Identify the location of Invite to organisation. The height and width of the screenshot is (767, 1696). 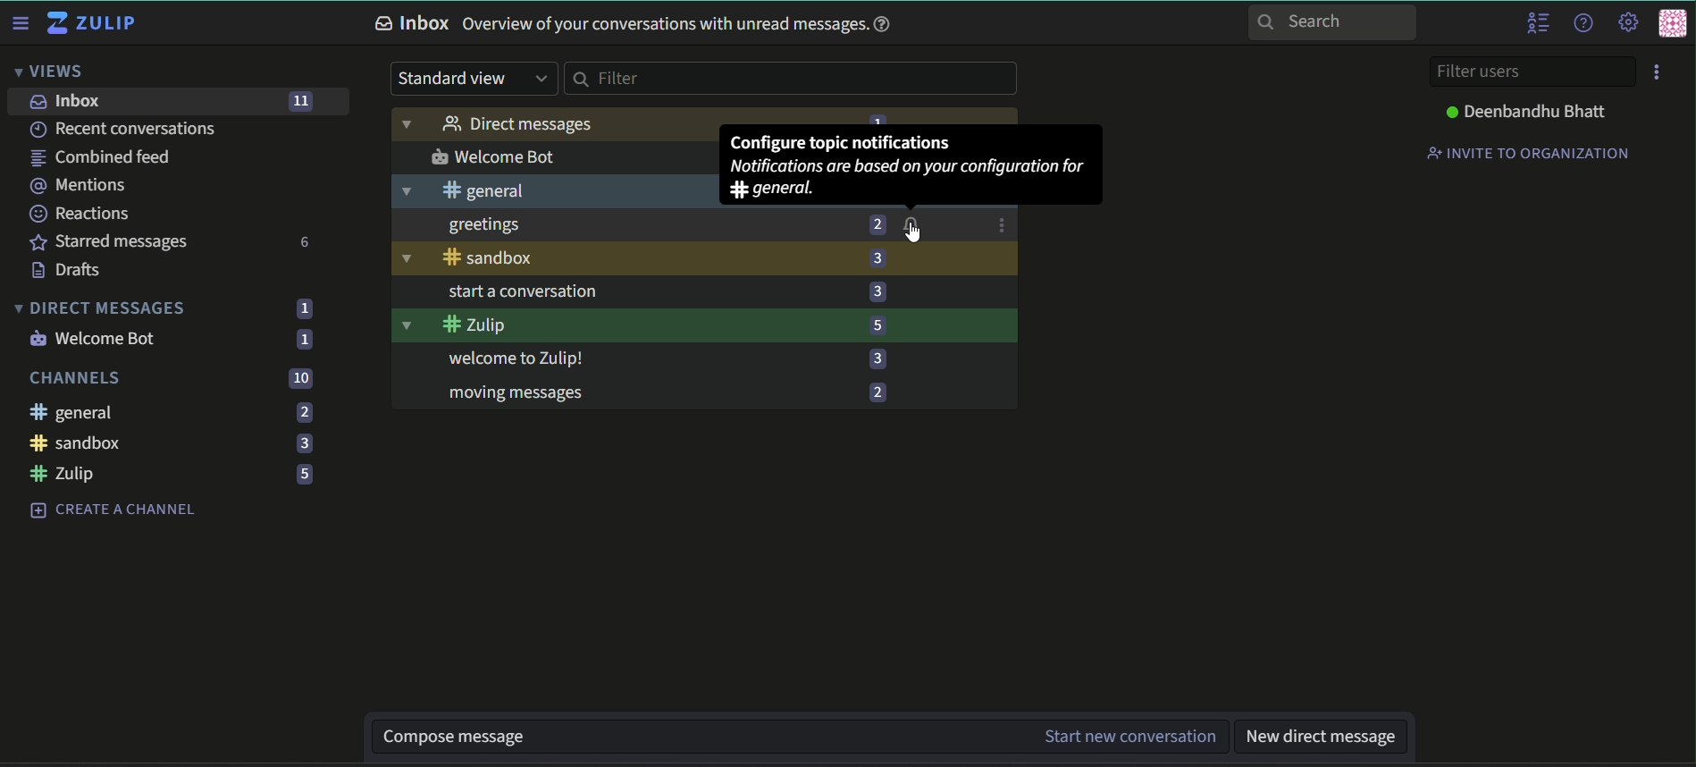
(1530, 152).